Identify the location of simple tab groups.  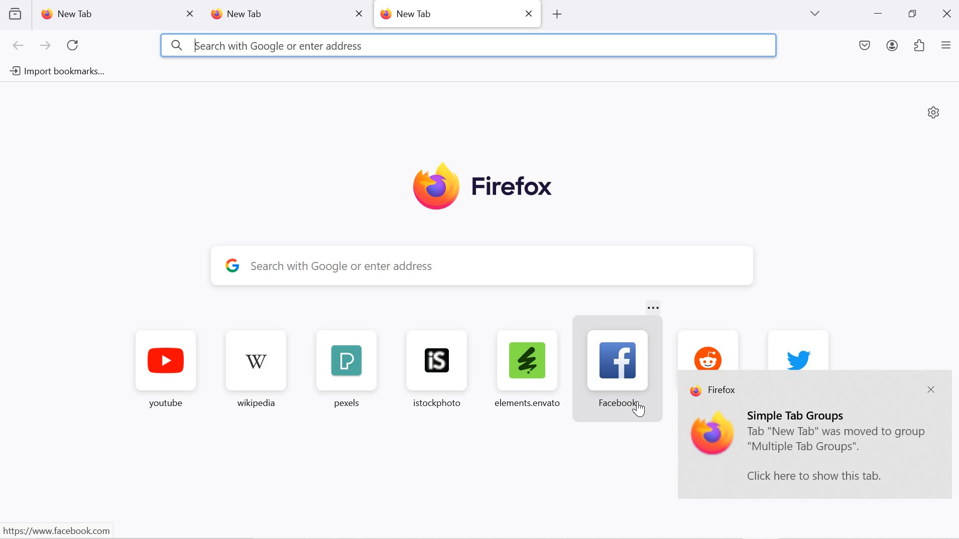
(798, 415).